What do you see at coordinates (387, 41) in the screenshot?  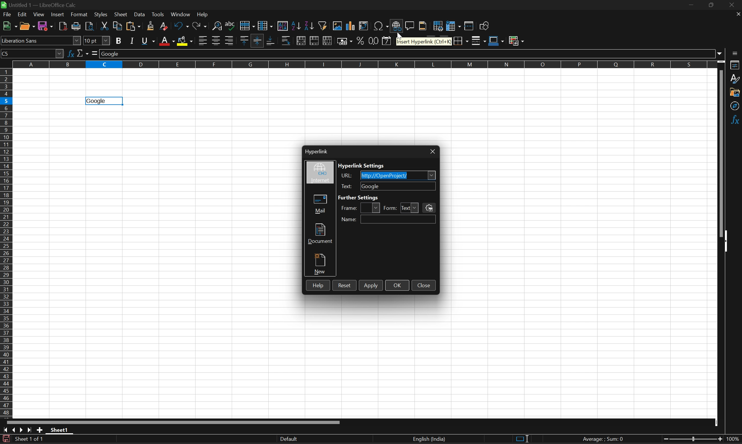 I see `Format as date` at bounding box center [387, 41].